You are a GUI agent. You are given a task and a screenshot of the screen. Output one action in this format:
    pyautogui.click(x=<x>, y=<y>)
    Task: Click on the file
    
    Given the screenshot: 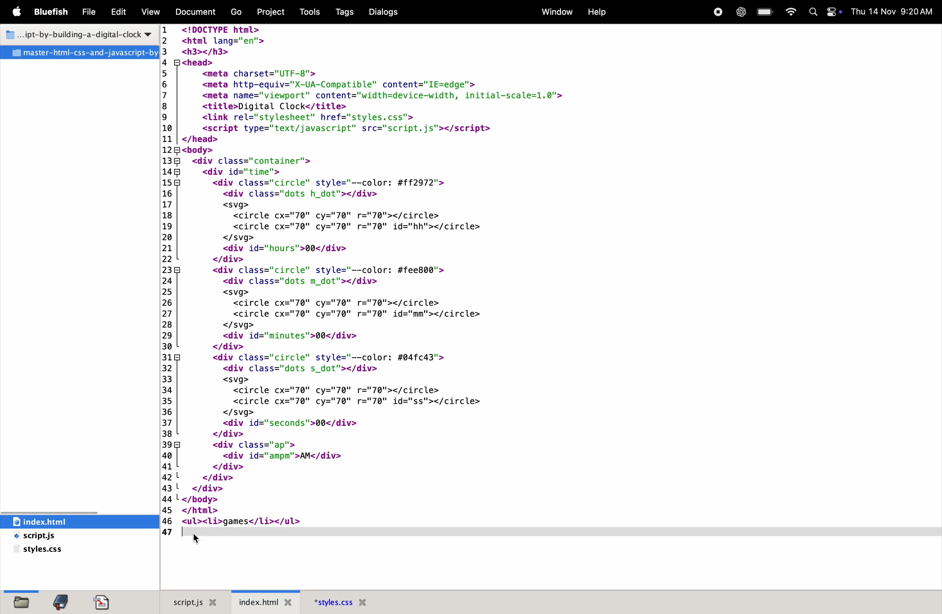 What is the action you would take?
    pyautogui.click(x=19, y=601)
    